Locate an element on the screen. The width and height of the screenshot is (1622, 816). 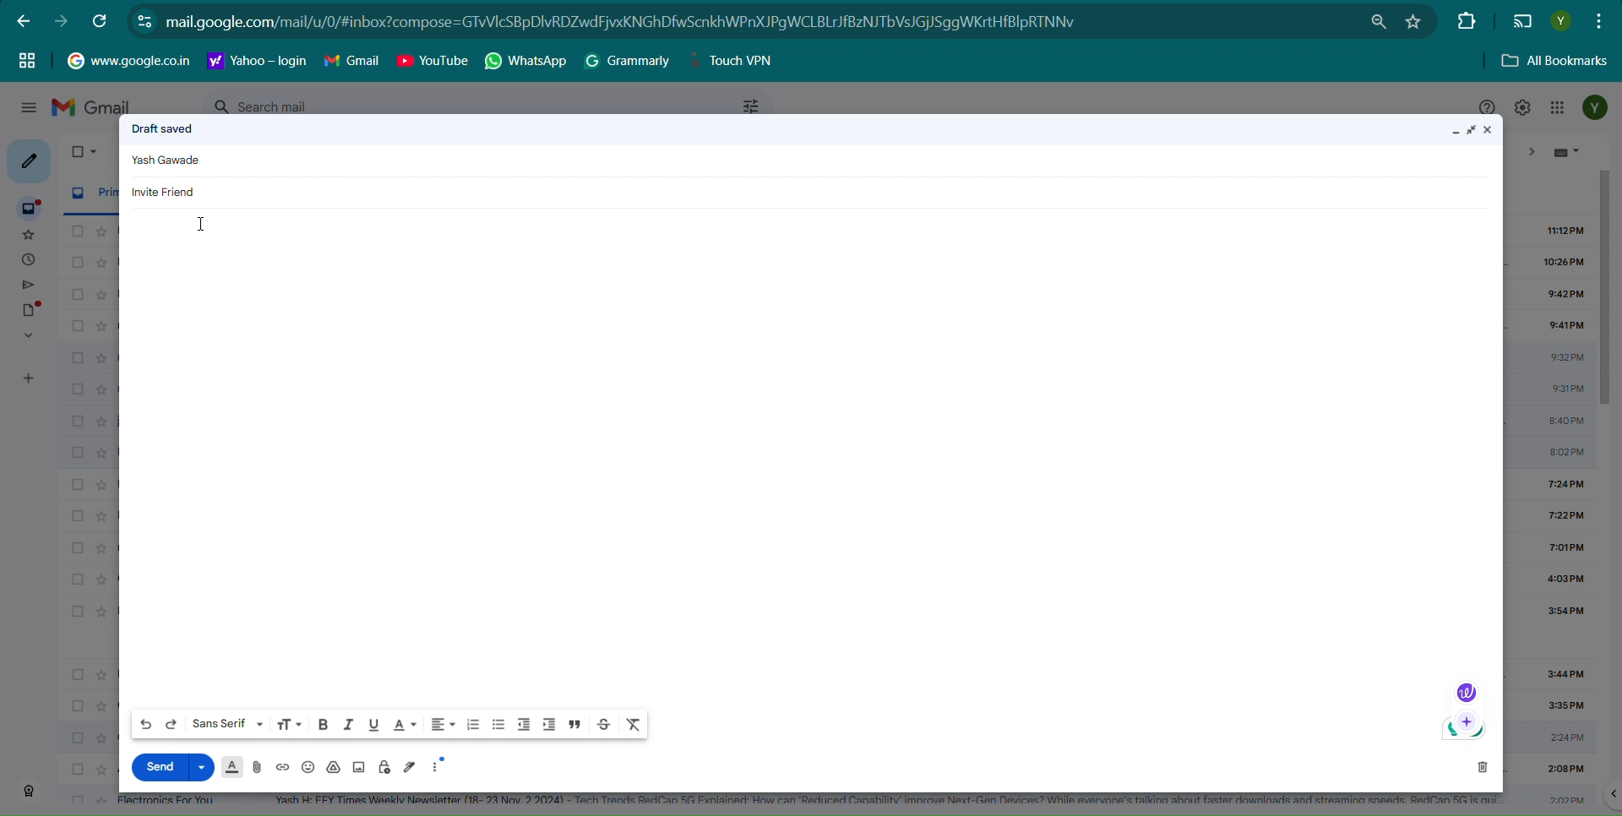
Text is located at coordinates (170, 161).